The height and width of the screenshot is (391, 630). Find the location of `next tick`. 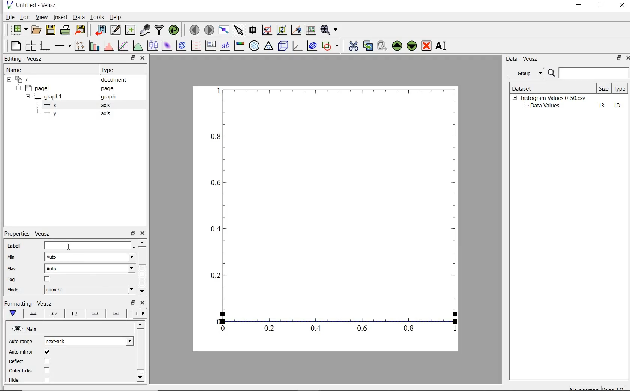

next tick is located at coordinates (88, 341).